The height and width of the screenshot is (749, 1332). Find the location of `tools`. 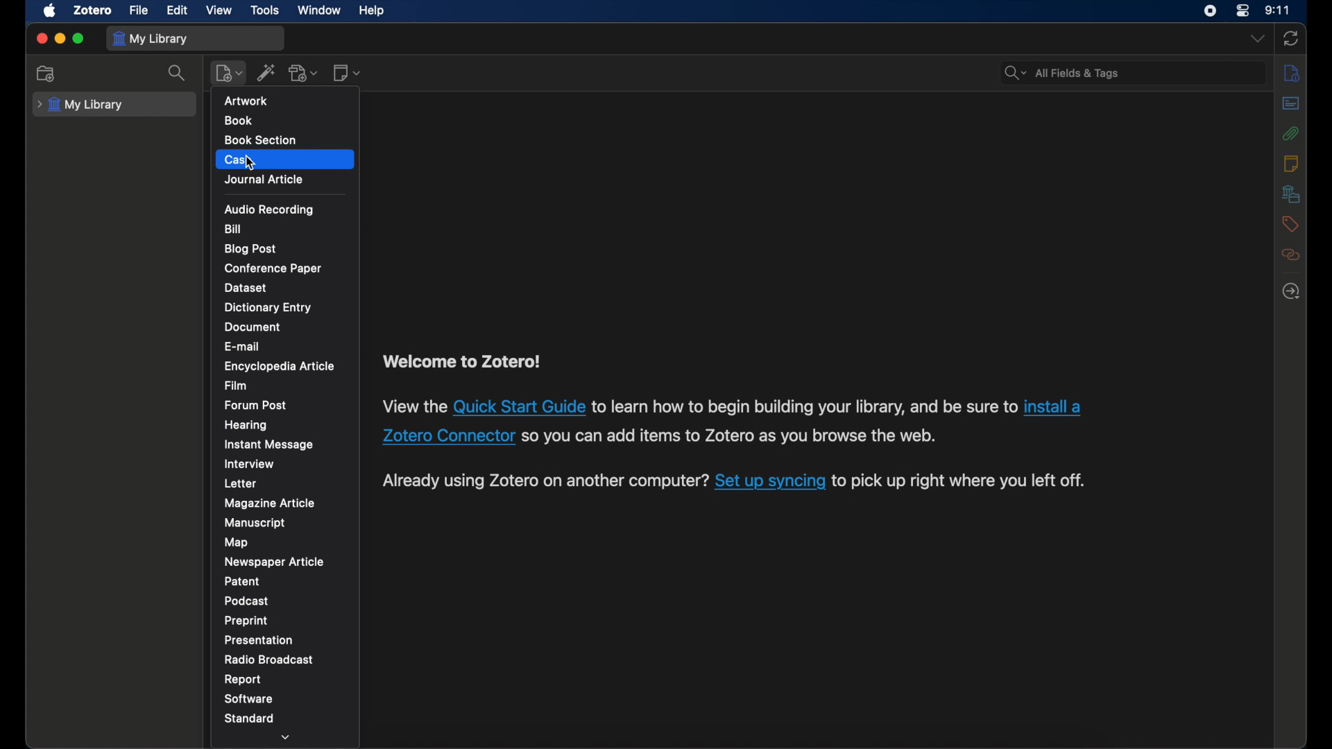

tools is located at coordinates (265, 10).